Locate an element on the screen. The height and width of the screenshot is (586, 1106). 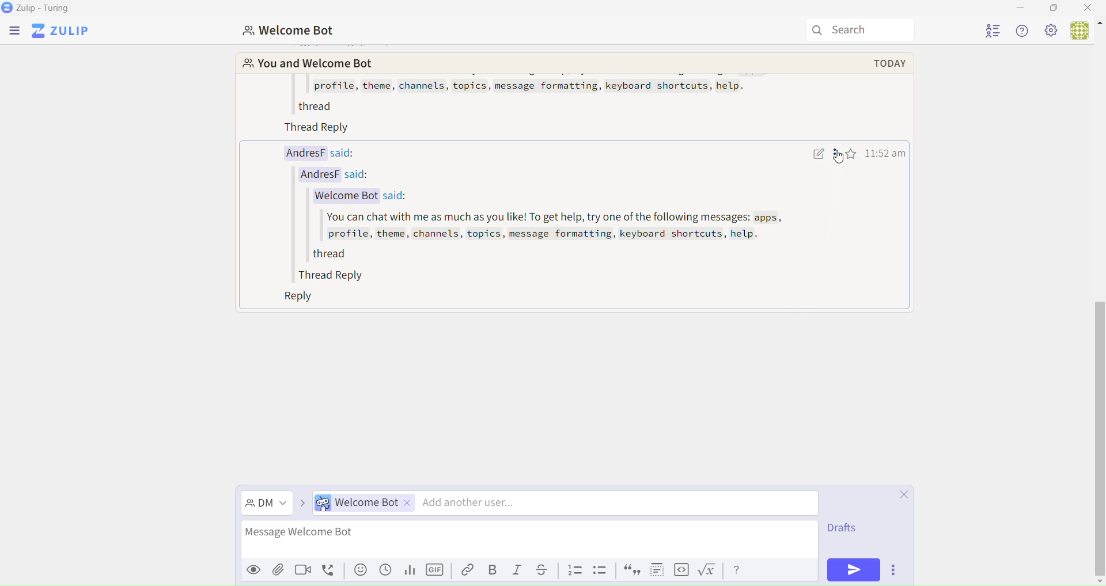
Direct Message is located at coordinates (267, 503).